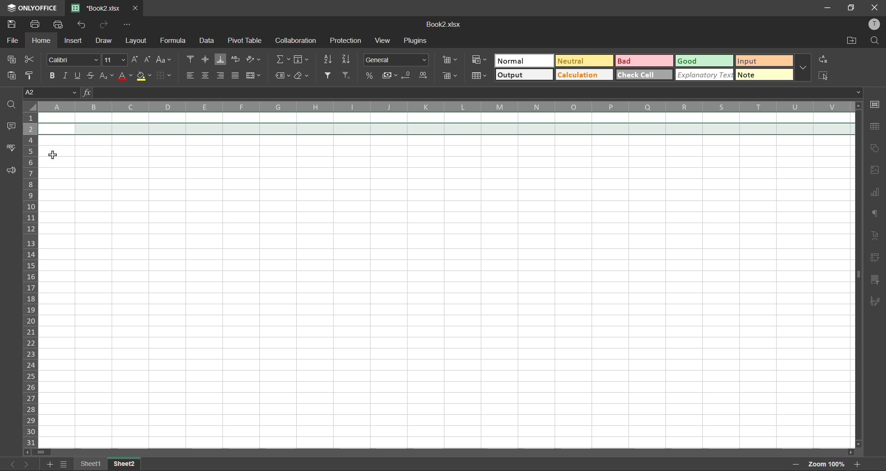 Image resolution: width=886 pixels, height=471 pixels. I want to click on underline, so click(79, 74).